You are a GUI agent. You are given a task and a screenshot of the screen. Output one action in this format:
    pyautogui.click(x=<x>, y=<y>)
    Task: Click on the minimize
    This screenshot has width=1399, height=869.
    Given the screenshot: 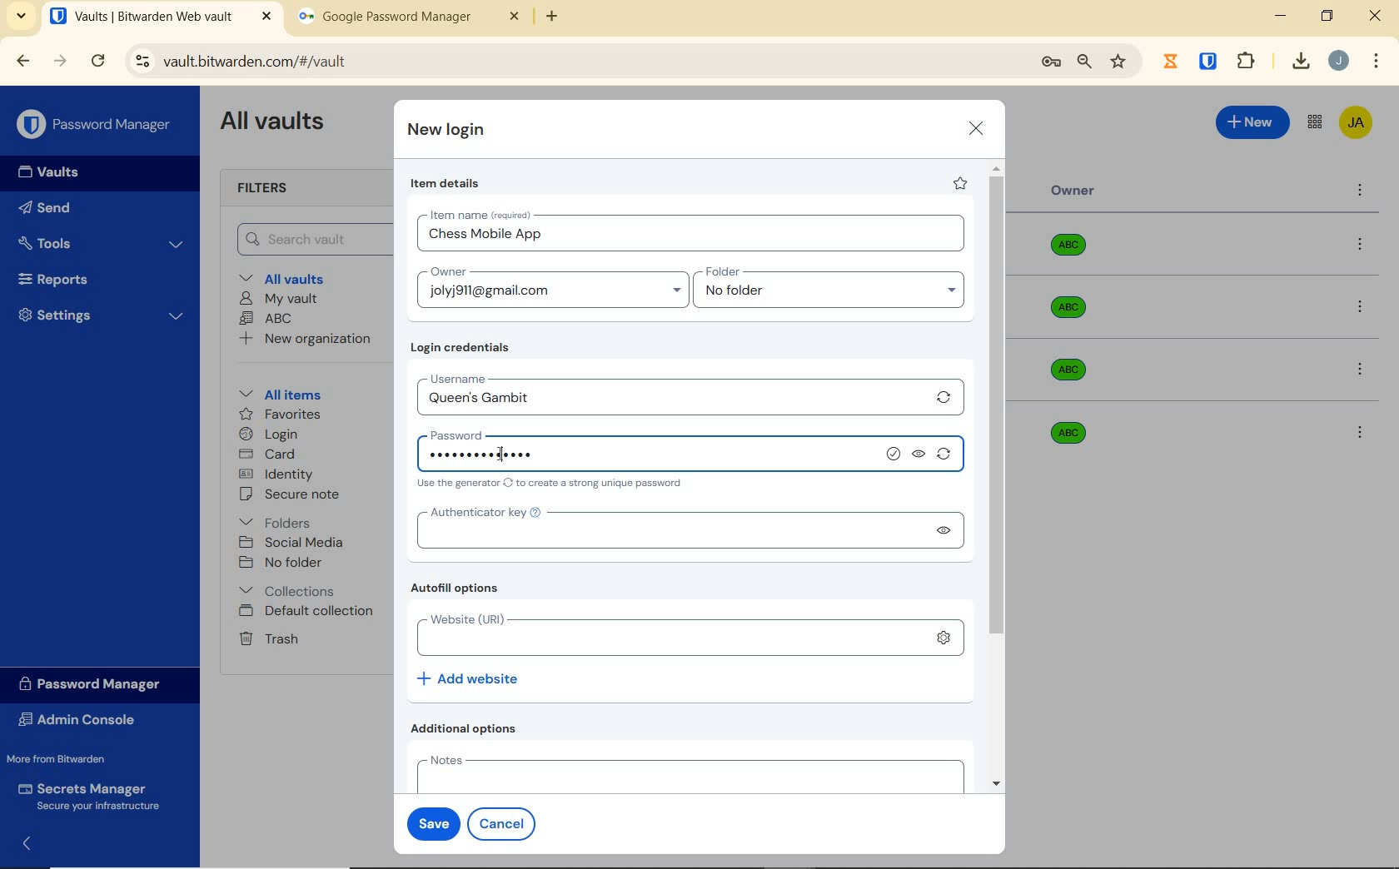 What is the action you would take?
    pyautogui.click(x=1280, y=16)
    